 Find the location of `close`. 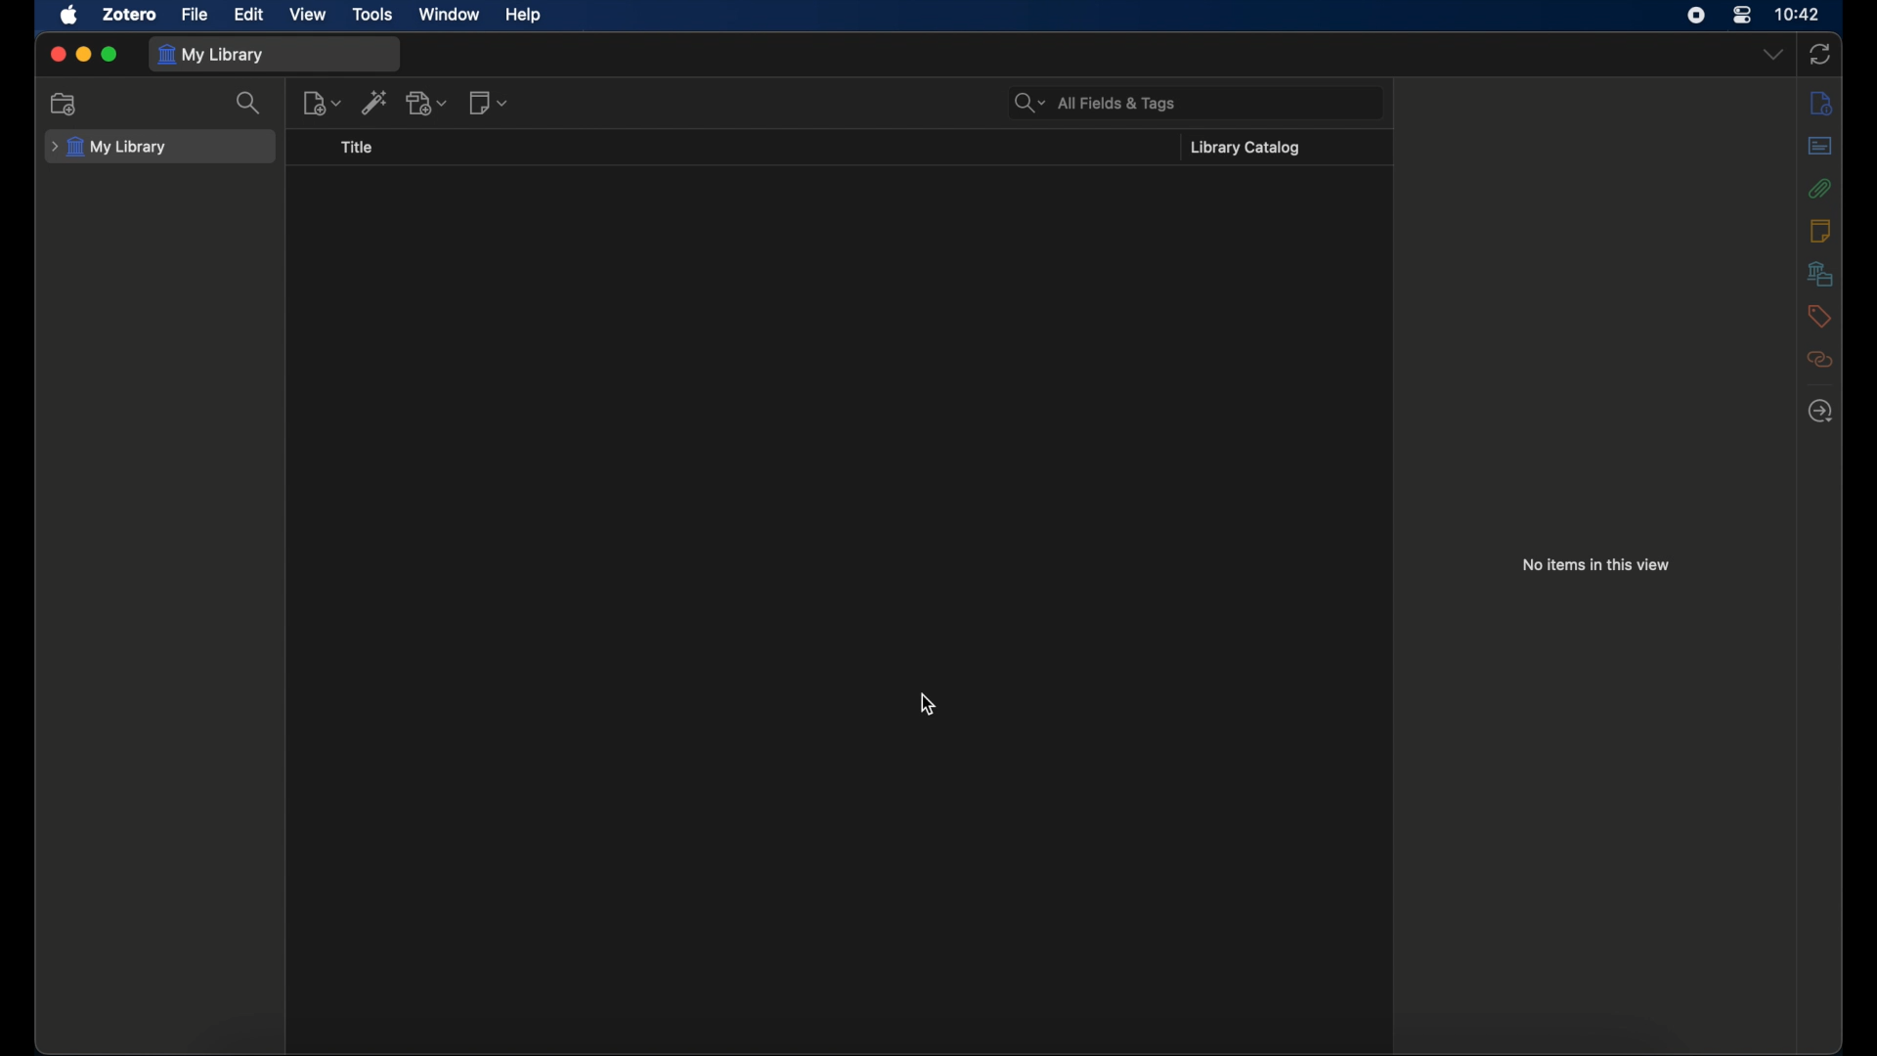

close is located at coordinates (57, 54).